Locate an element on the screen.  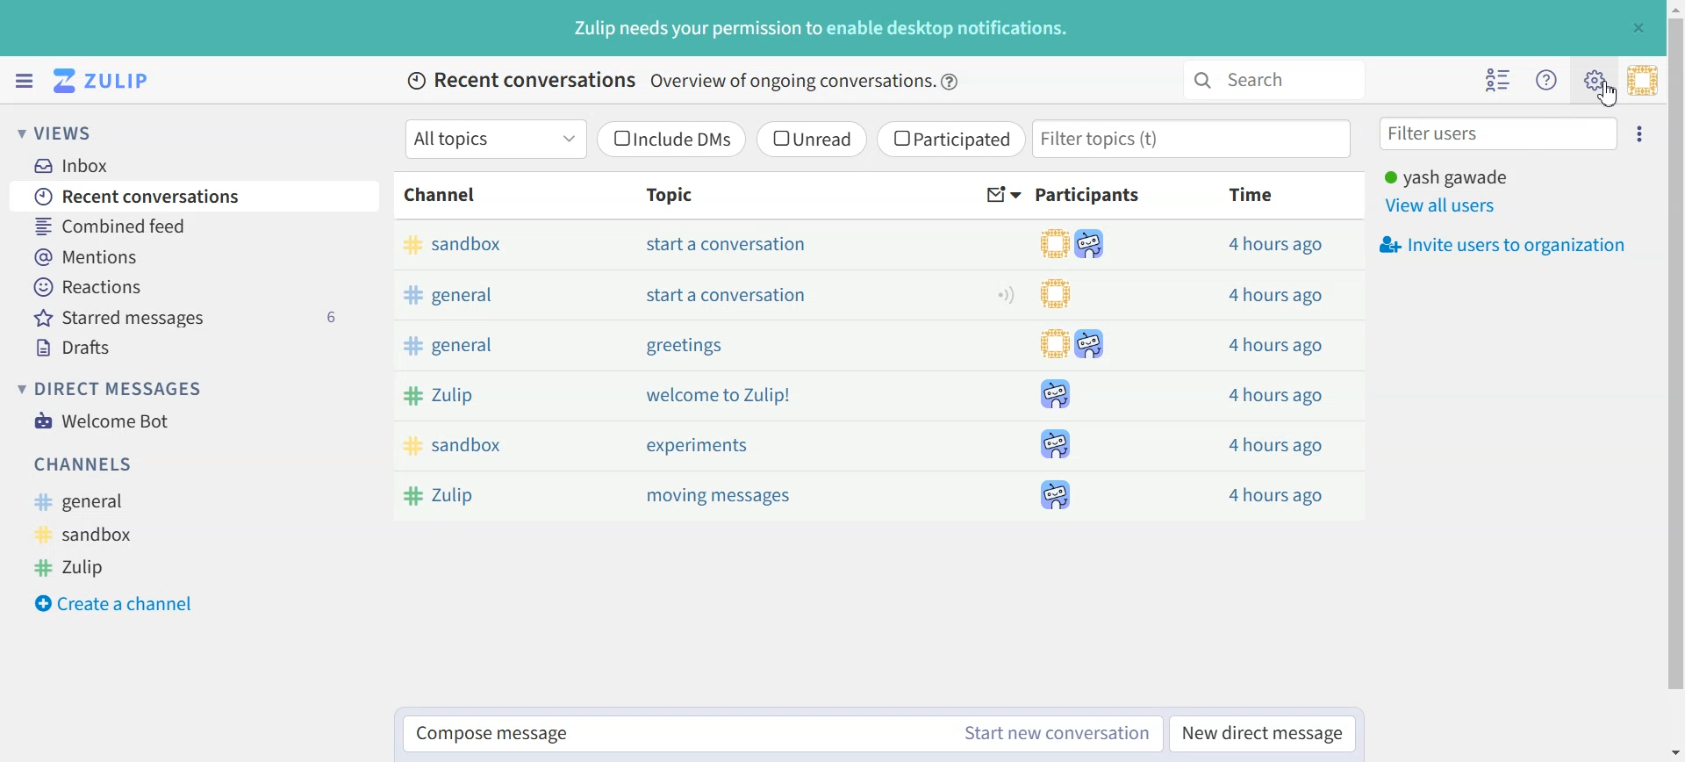
Configure topic notification is located at coordinates (1006, 294).